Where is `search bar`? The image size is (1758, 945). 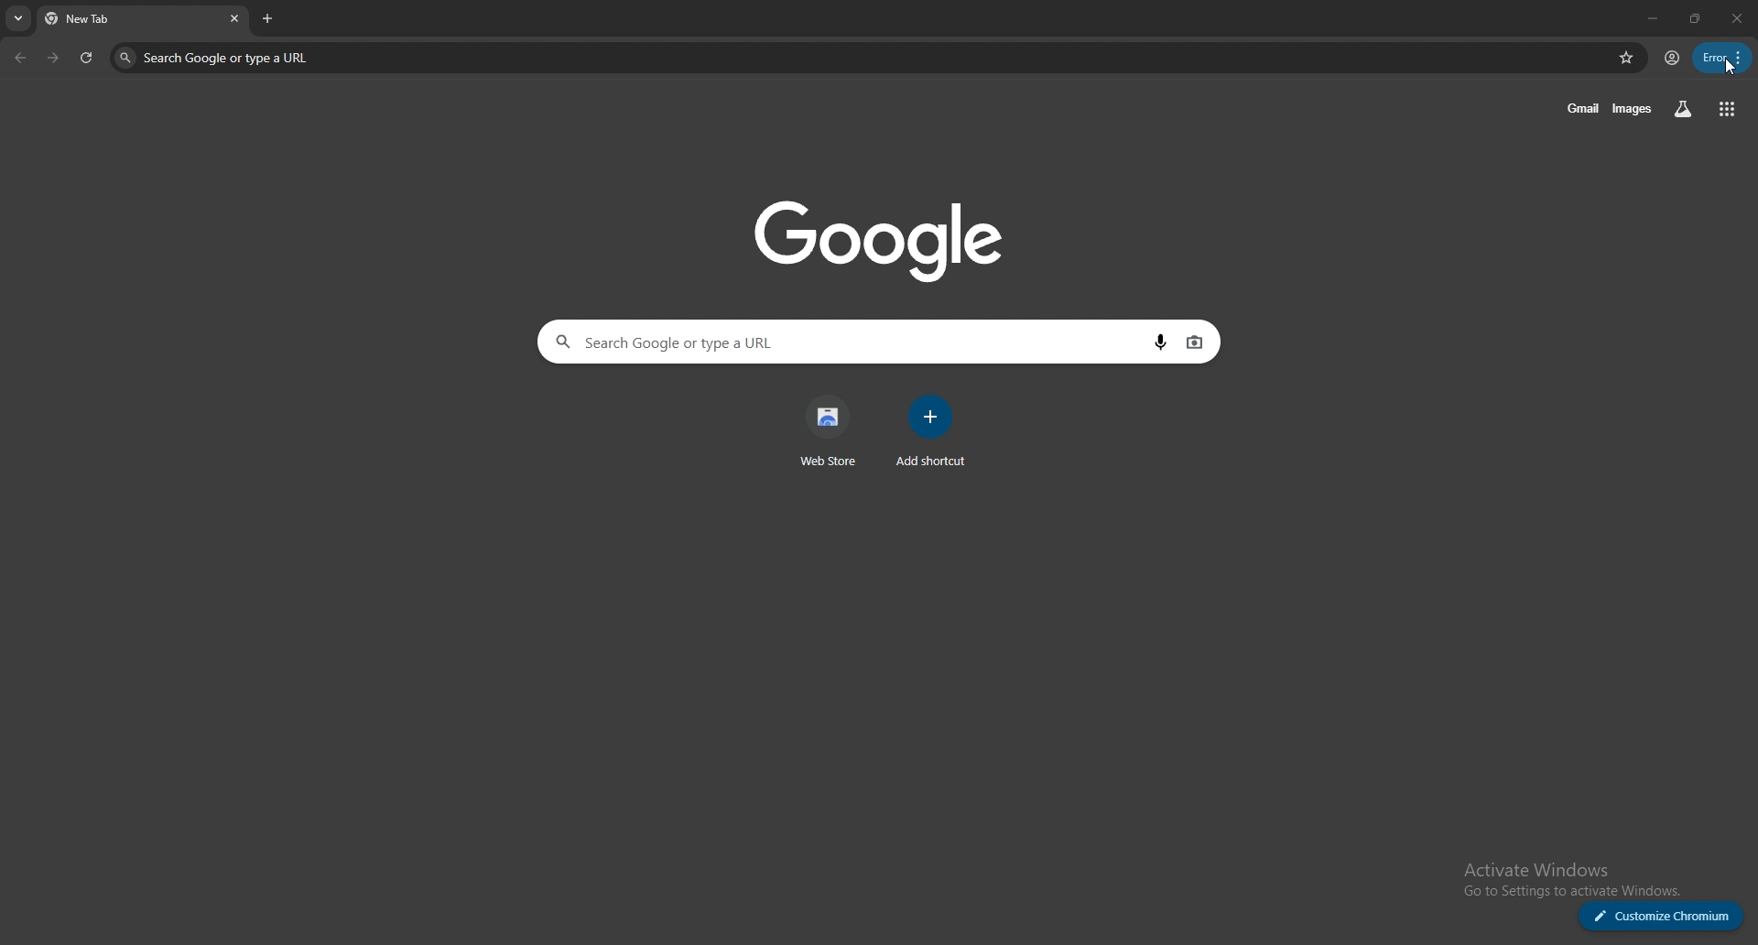
search bar is located at coordinates (857, 60).